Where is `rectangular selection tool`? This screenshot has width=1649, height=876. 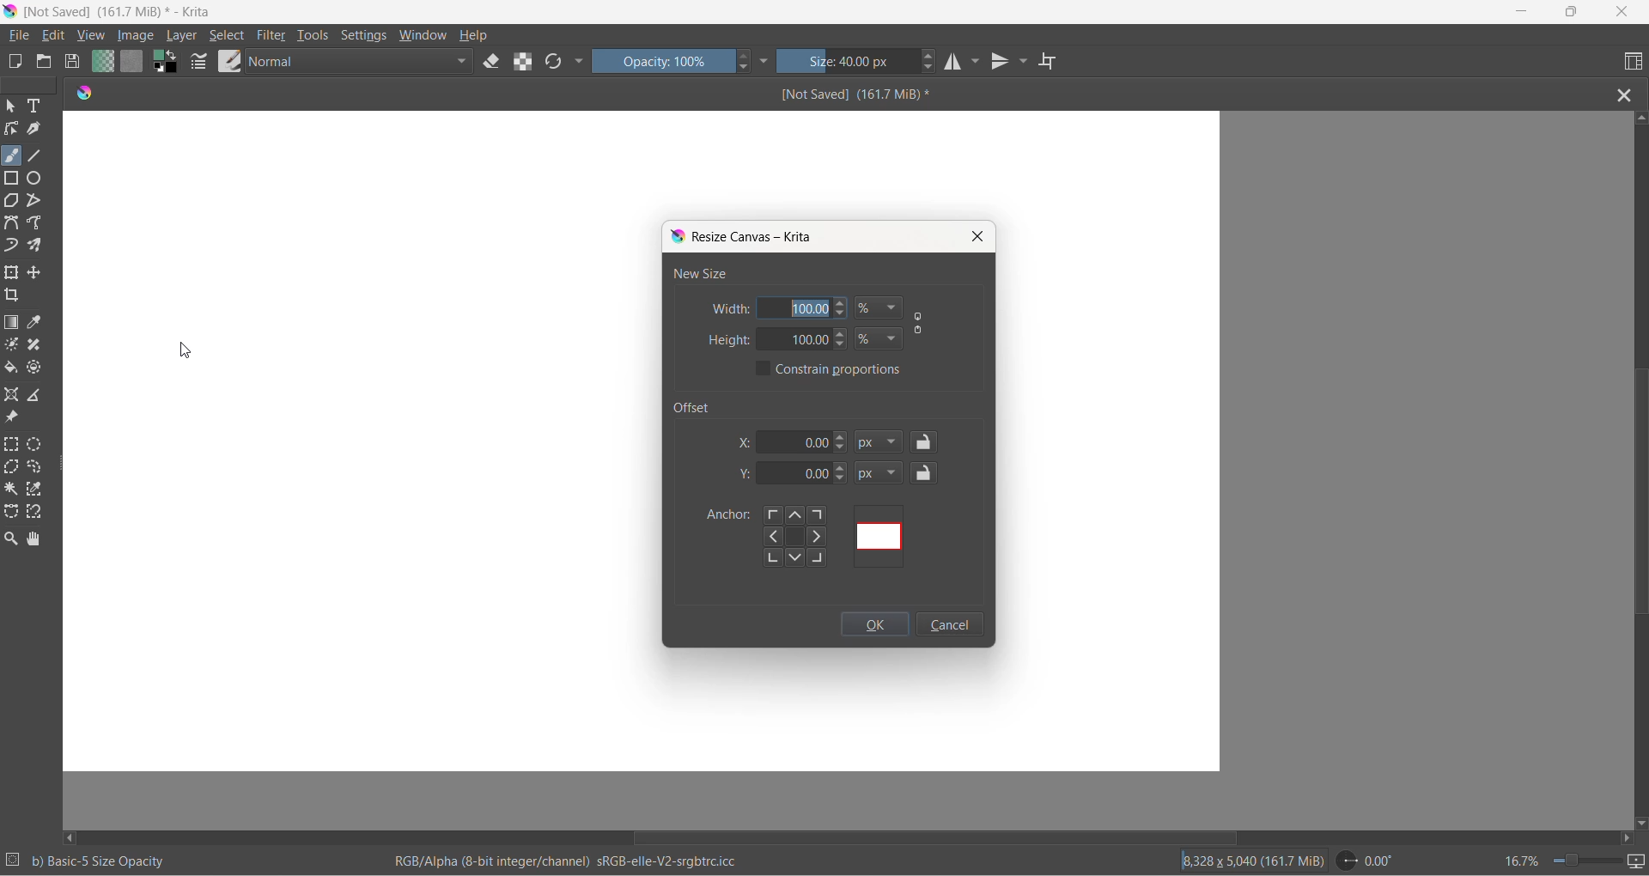
rectangular selection tool is located at coordinates (13, 446).